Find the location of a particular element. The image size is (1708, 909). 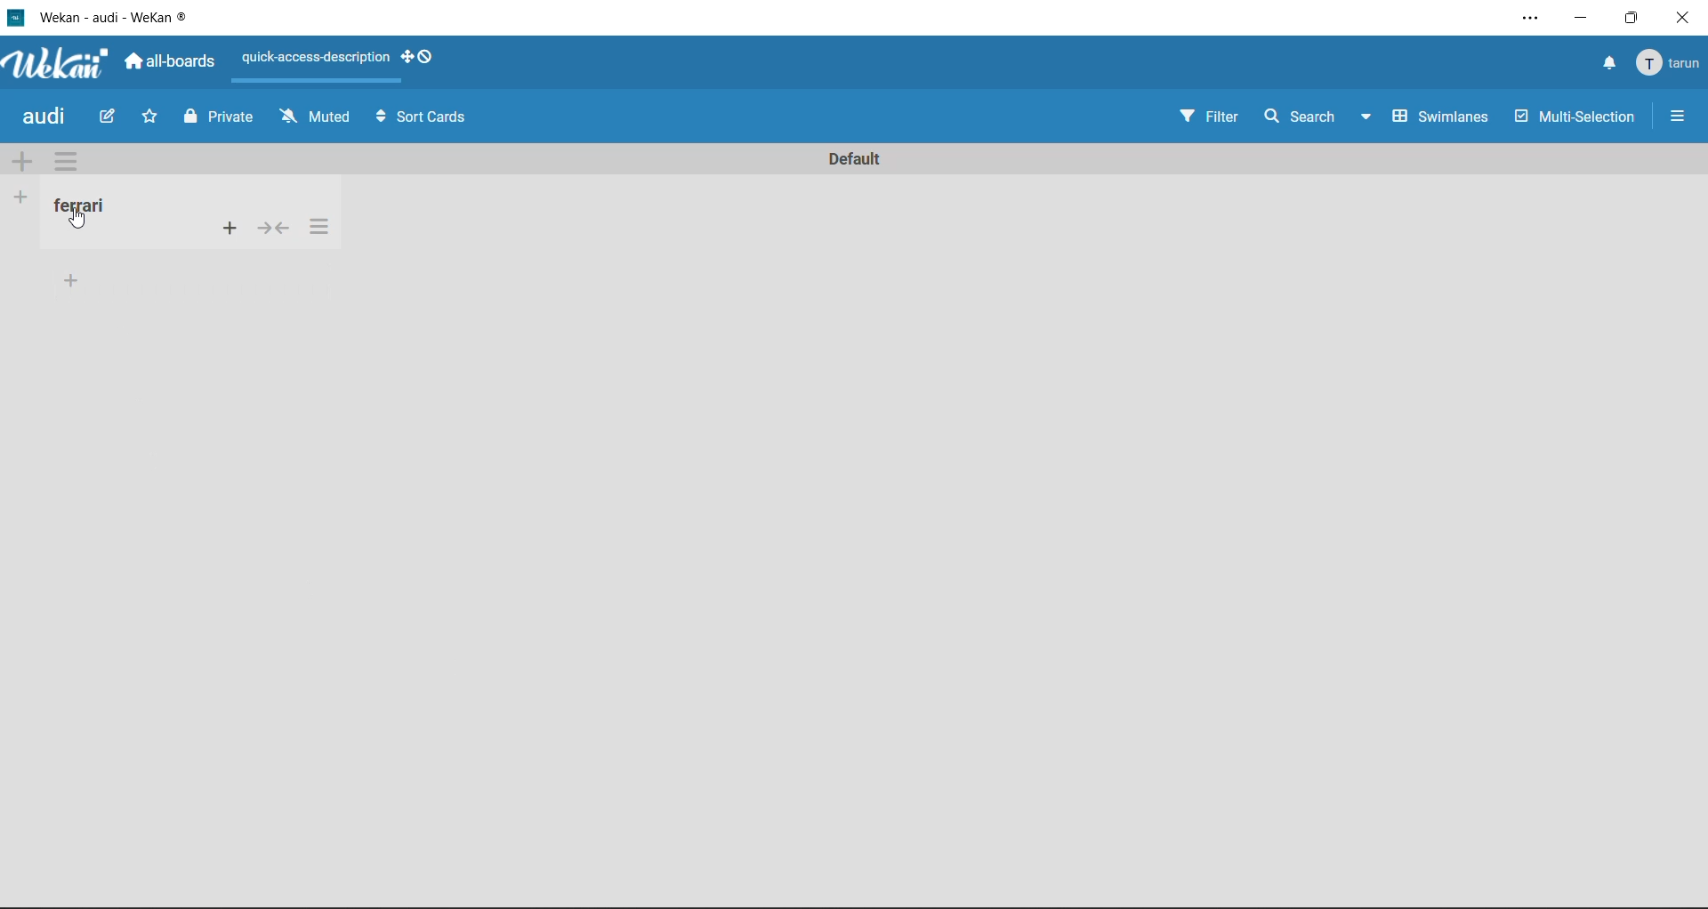

app title Wekan - audi -WeKan is located at coordinates (106, 16).